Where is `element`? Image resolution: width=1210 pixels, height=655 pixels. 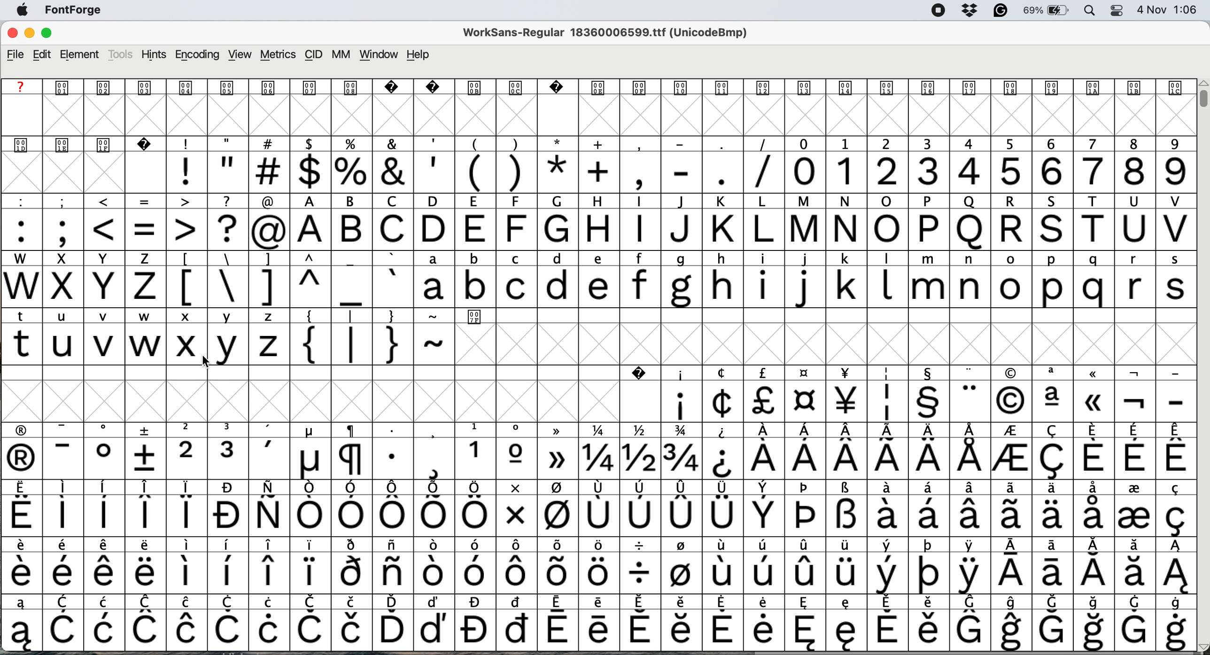
element is located at coordinates (82, 55).